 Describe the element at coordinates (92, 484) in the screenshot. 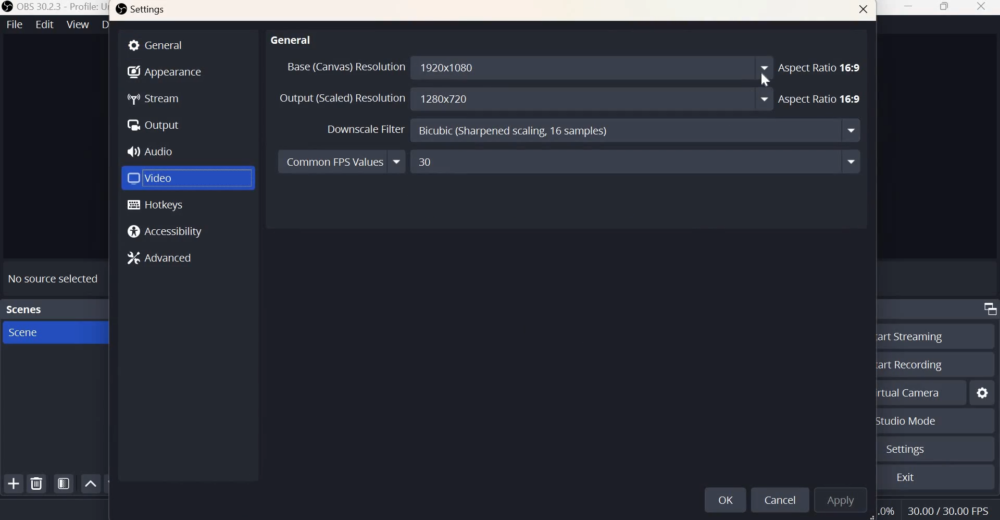

I see `Move scene up` at that location.